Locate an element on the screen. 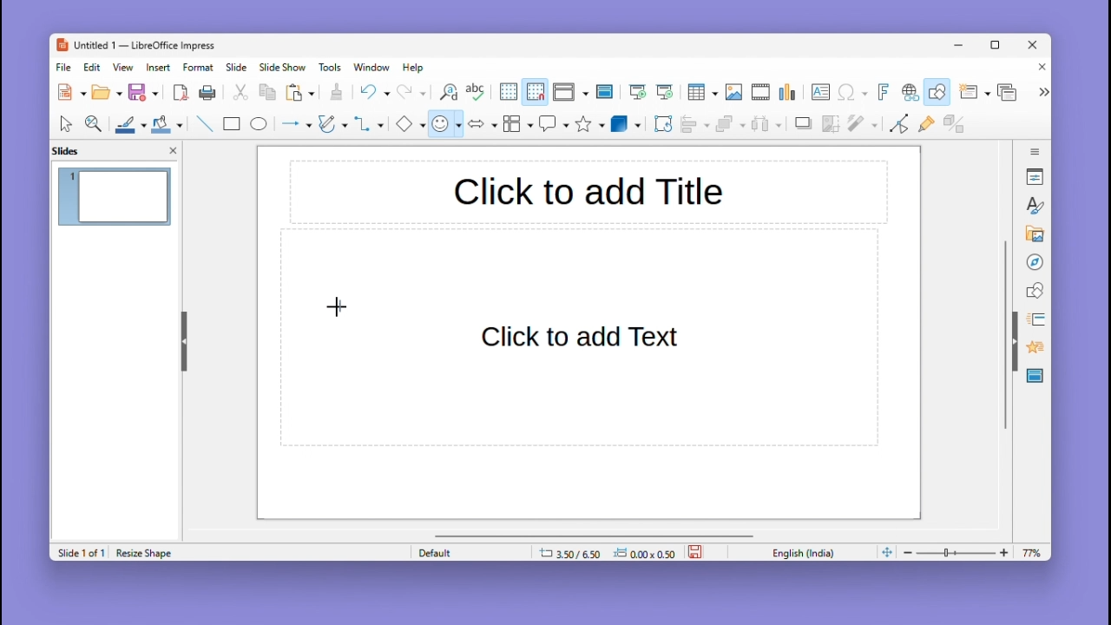 The image size is (1111, 625). Filter is located at coordinates (861, 128).